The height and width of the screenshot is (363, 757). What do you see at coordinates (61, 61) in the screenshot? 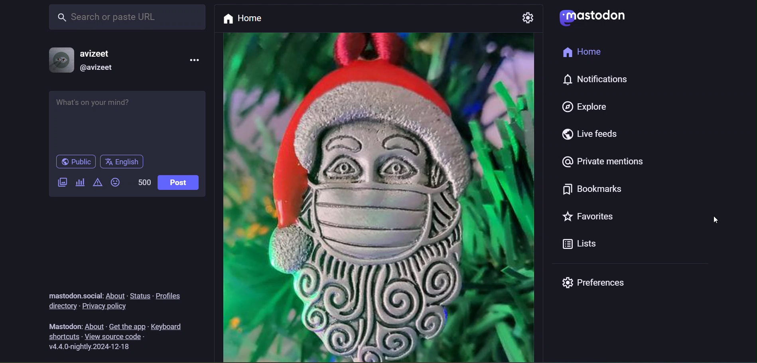
I see `profile picture` at bounding box center [61, 61].